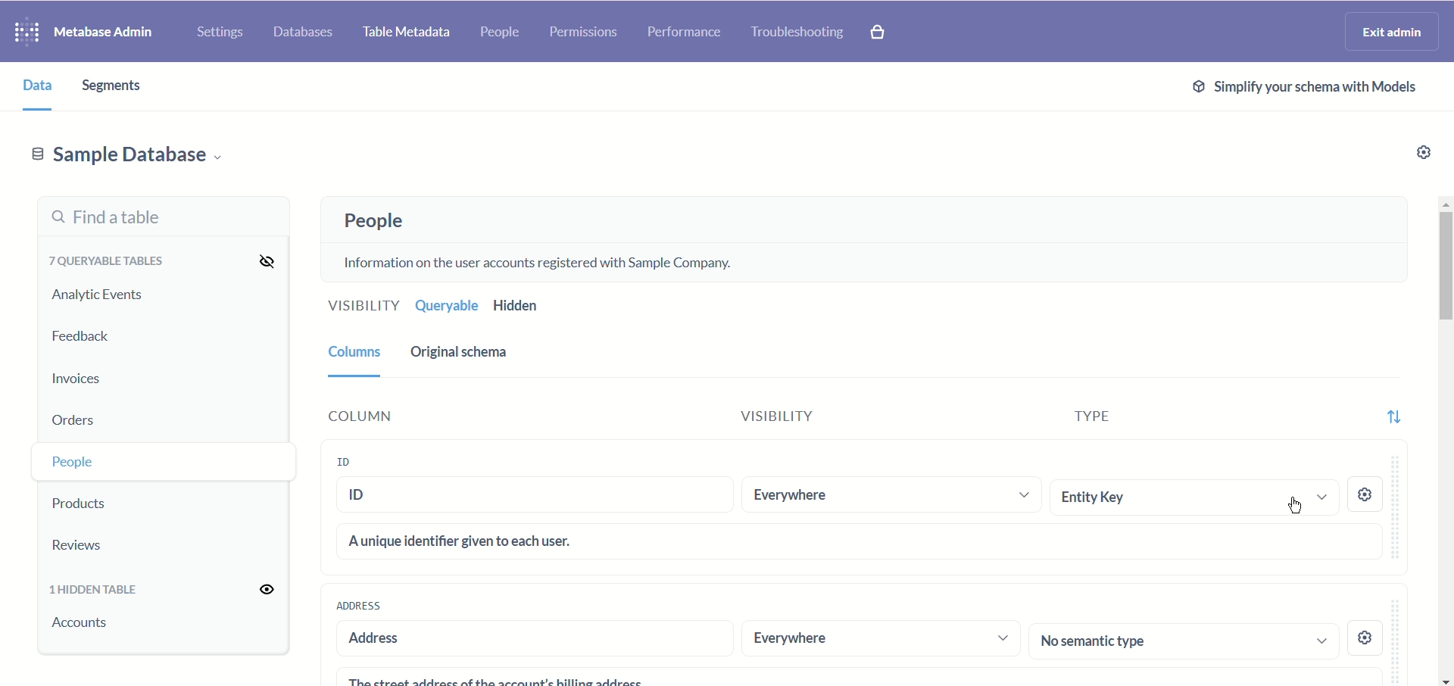  What do you see at coordinates (358, 605) in the screenshot?
I see `Address` at bounding box center [358, 605].